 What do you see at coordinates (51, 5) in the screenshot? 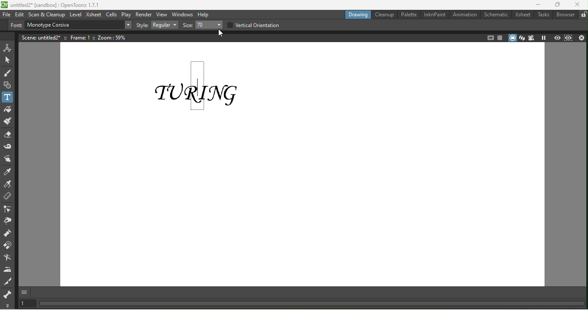
I see `File name` at bounding box center [51, 5].